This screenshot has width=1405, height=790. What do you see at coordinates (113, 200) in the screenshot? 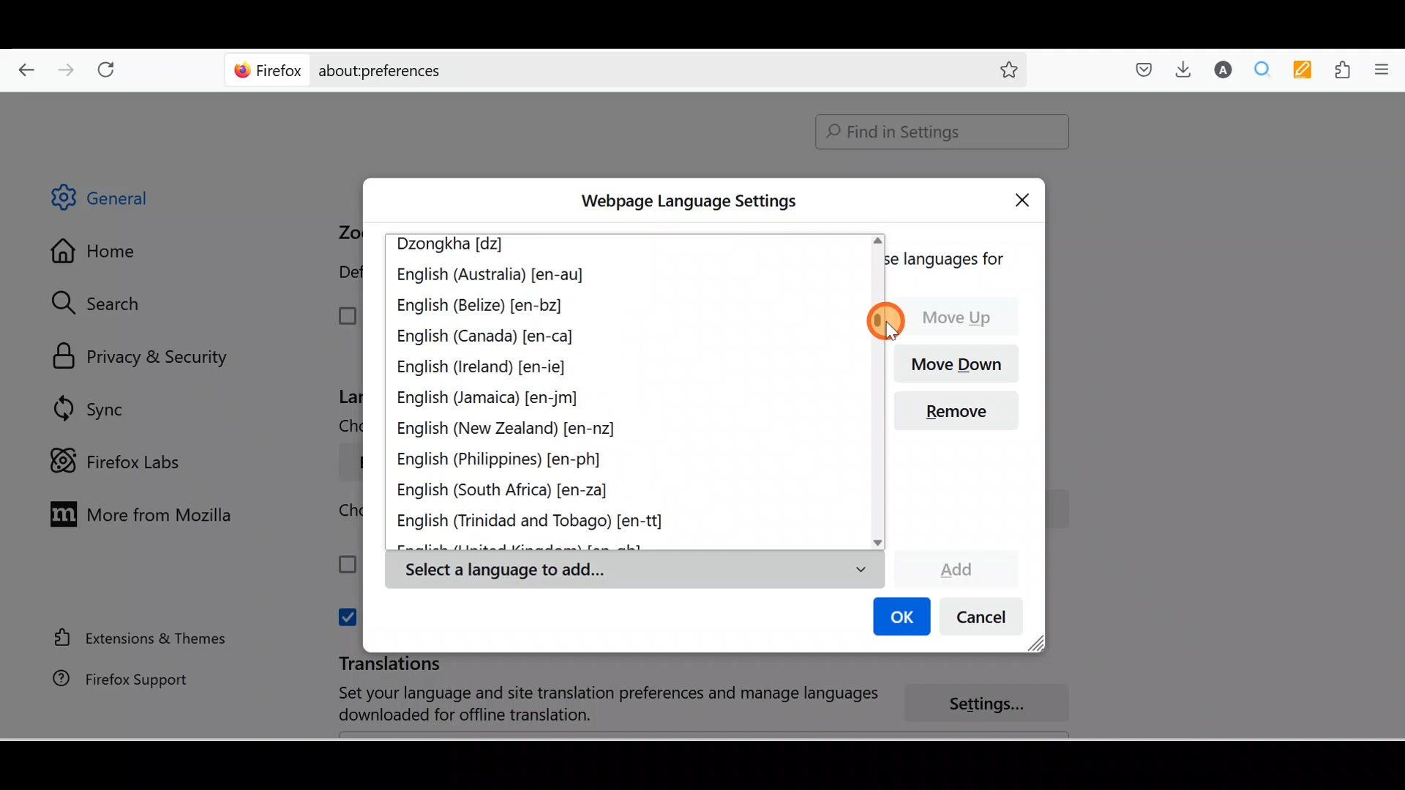
I see `General` at bounding box center [113, 200].